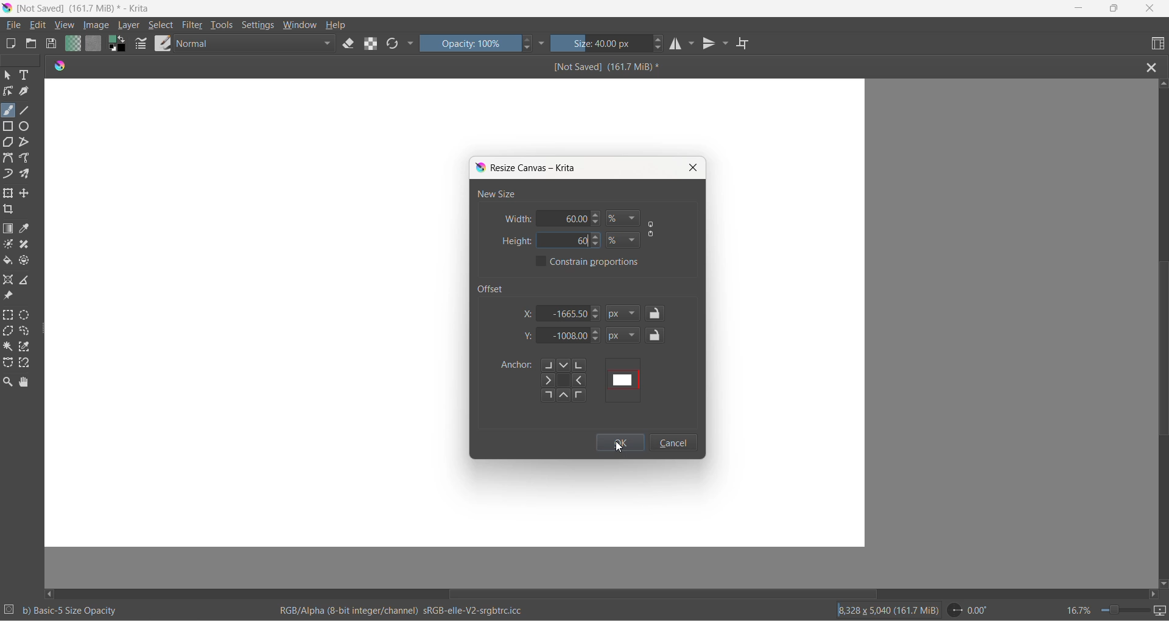 The image size is (1169, 621). I want to click on number of selections, so click(9, 611).